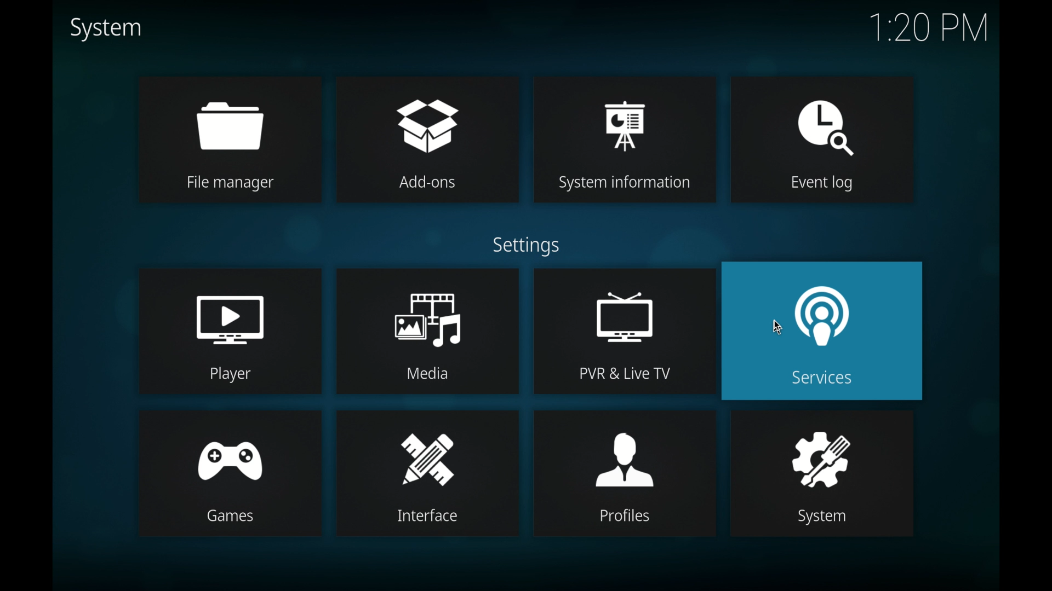 Image resolution: width=1052 pixels, height=591 pixels. Describe the element at coordinates (822, 474) in the screenshot. I see `system` at that location.